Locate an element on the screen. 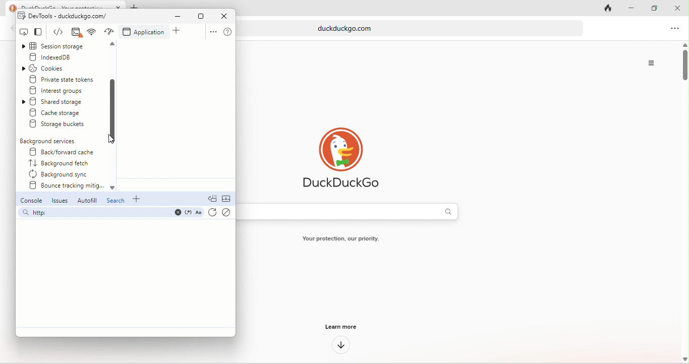 This screenshot has width=689, height=364. issues is located at coordinates (60, 201).